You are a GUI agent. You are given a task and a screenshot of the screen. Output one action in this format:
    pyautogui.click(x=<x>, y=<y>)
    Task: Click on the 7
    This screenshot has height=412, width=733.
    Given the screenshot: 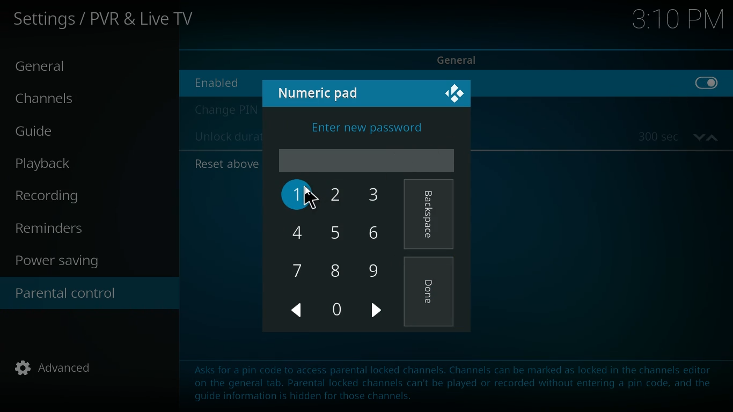 What is the action you would take?
    pyautogui.click(x=297, y=269)
    